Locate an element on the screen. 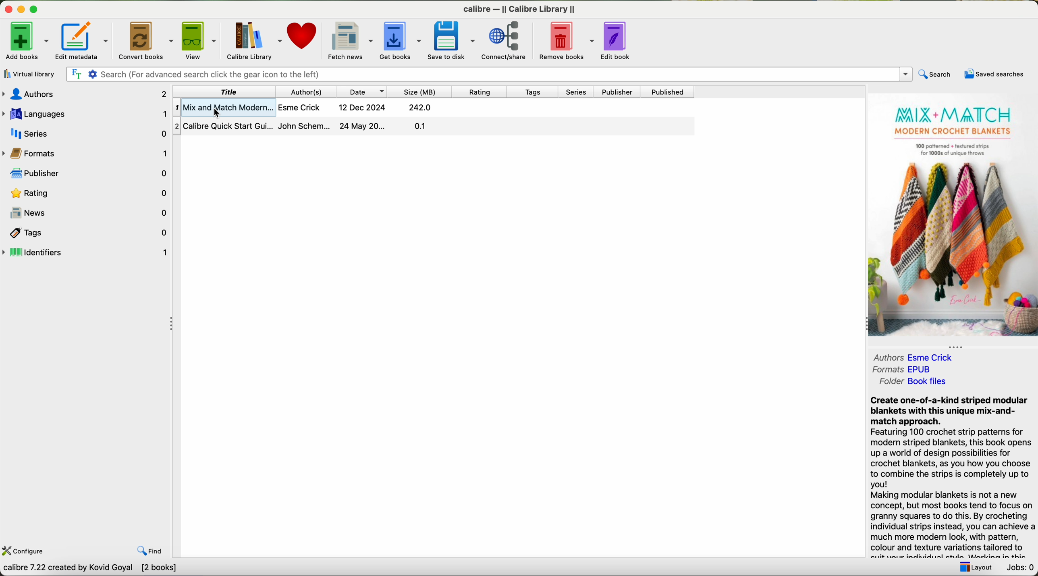 Image resolution: width=1038 pixels, height=576 pixels. folder is located at coordinates (913, 382).